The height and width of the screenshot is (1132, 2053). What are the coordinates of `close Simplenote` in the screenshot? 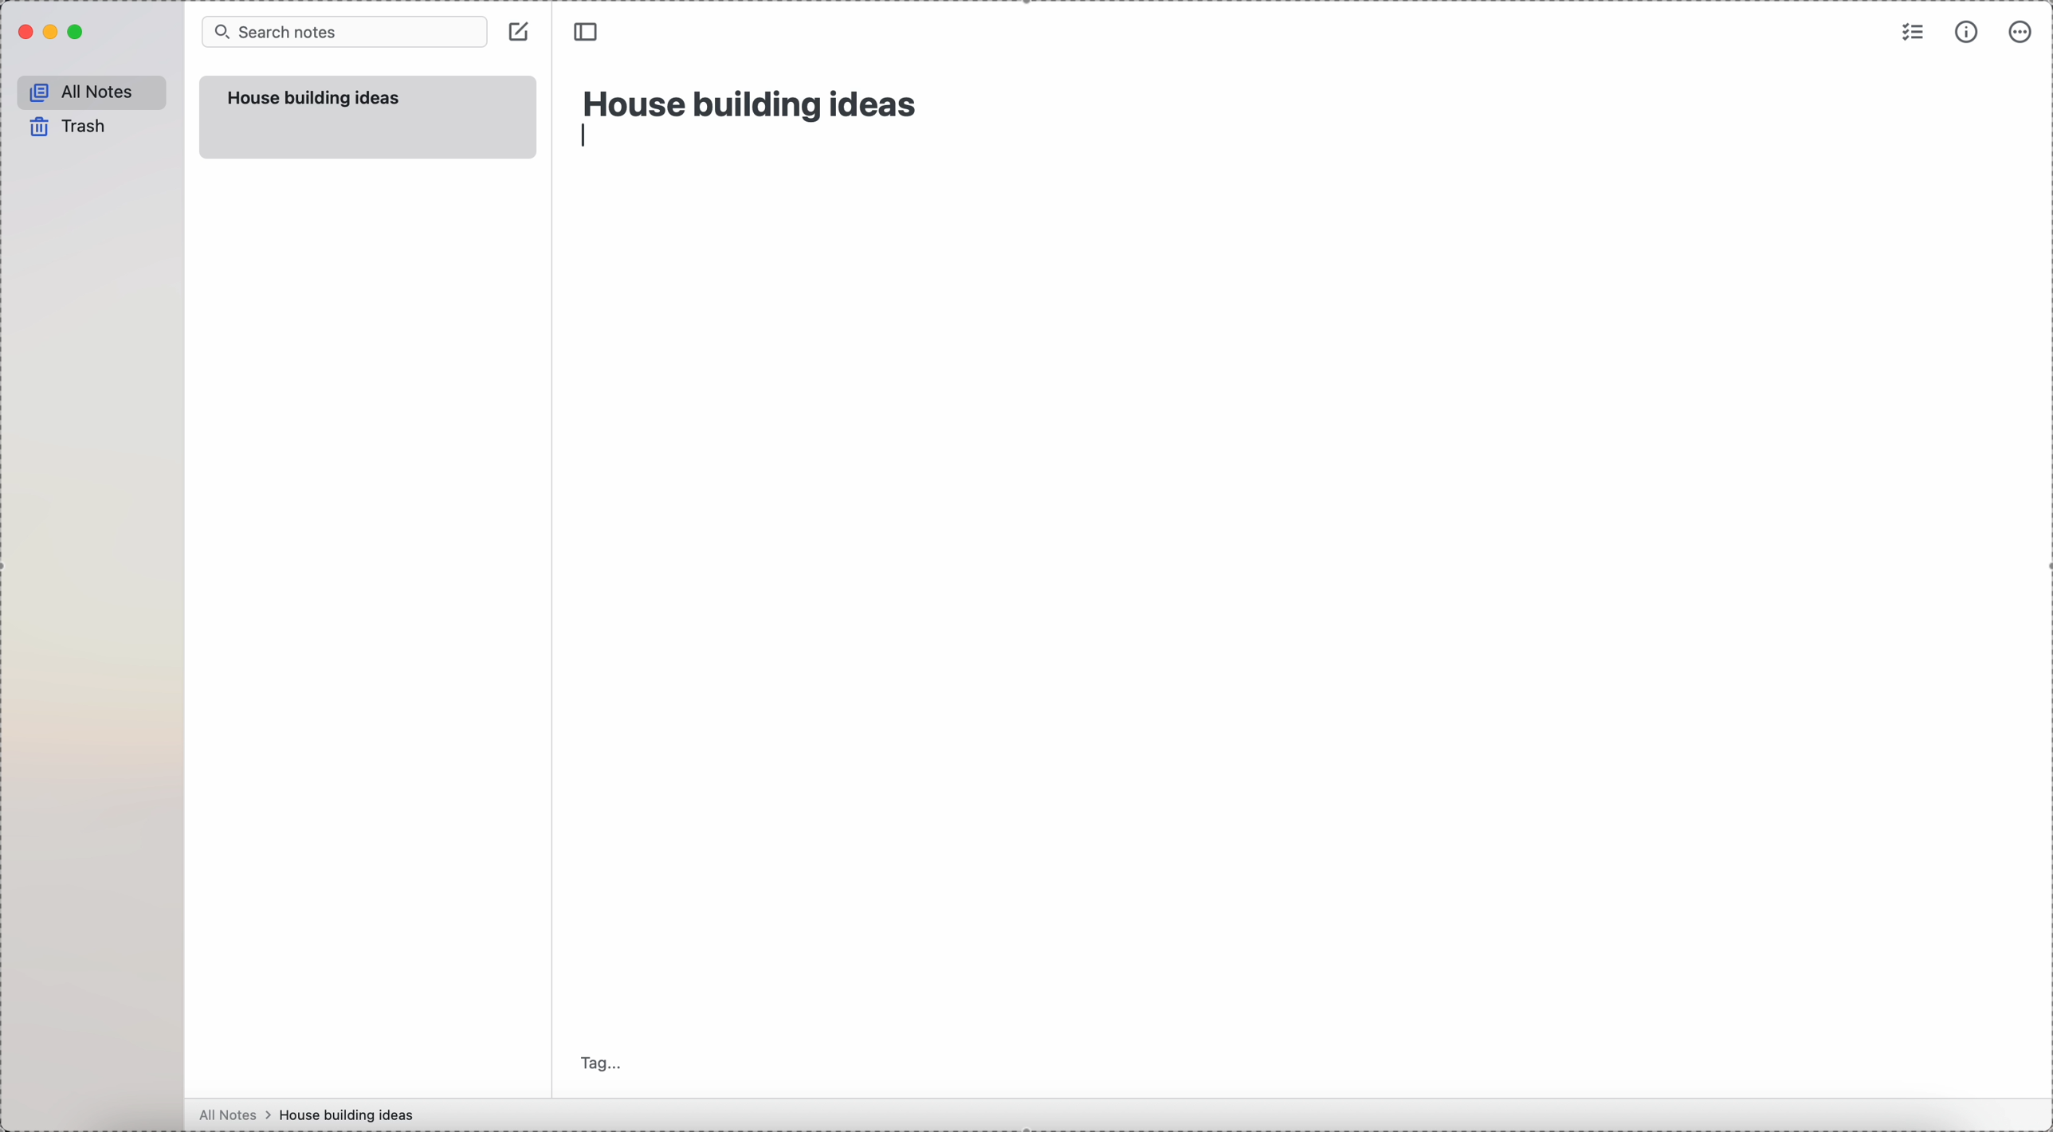 It's located at (25, 33).